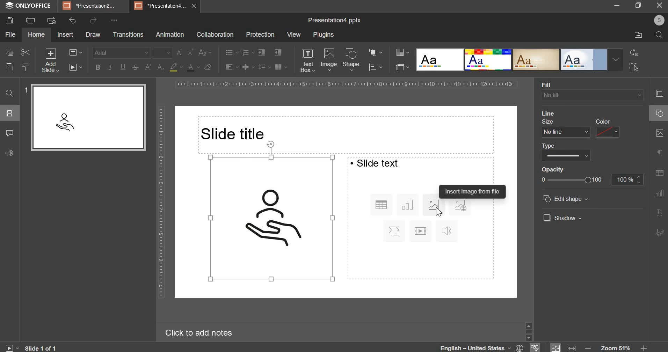 Image resolution: width=668 pixels, height=352 pixels. What do you see at coordinates (89, 6) in the screenshot?
I see `presentation2...` at bounding box center [89, 6].